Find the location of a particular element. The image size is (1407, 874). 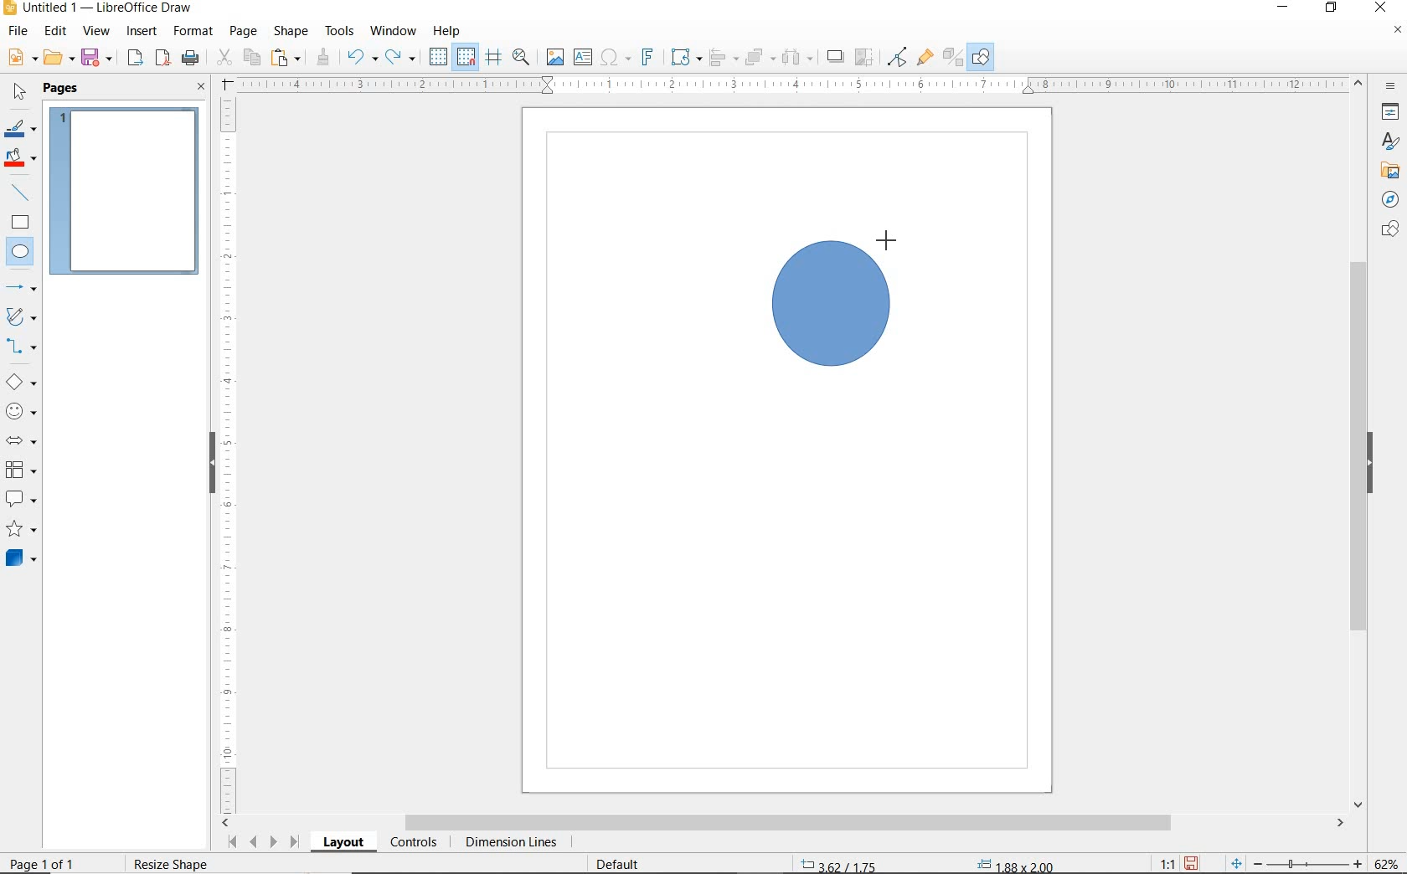

ELLIPSE TOOL is located at coordinates (776, 371).